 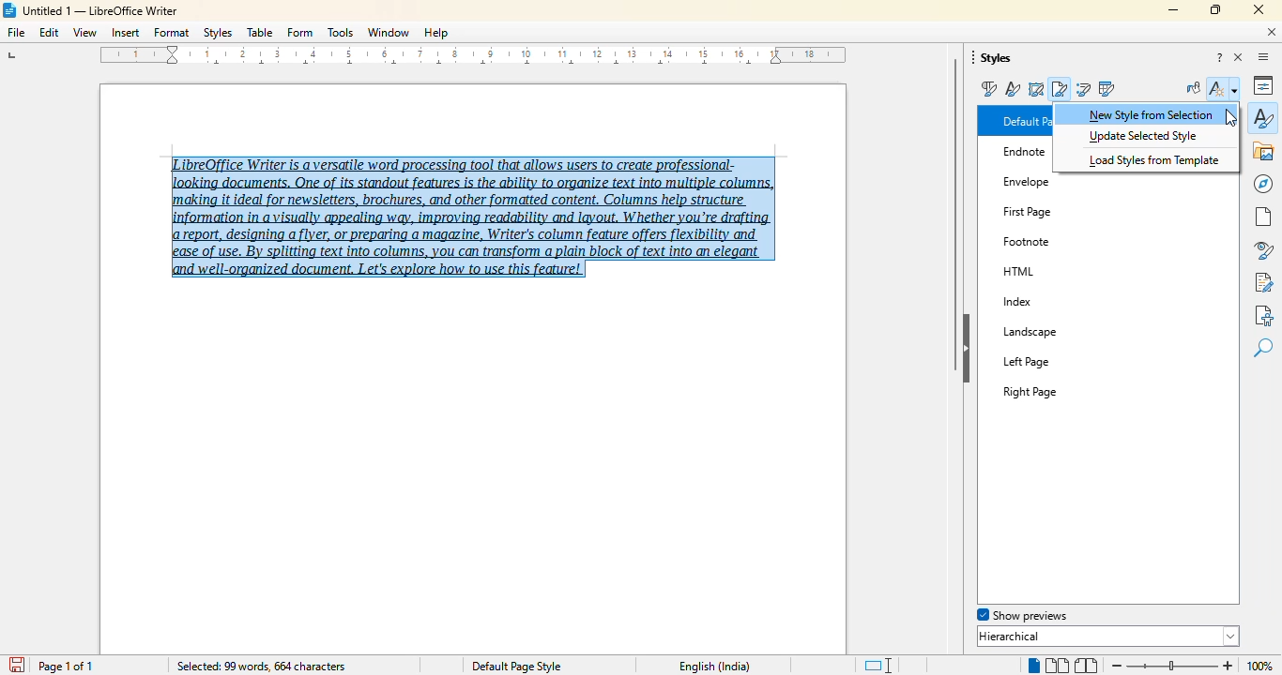 I want to click on hide, so click(x=968, y=348).